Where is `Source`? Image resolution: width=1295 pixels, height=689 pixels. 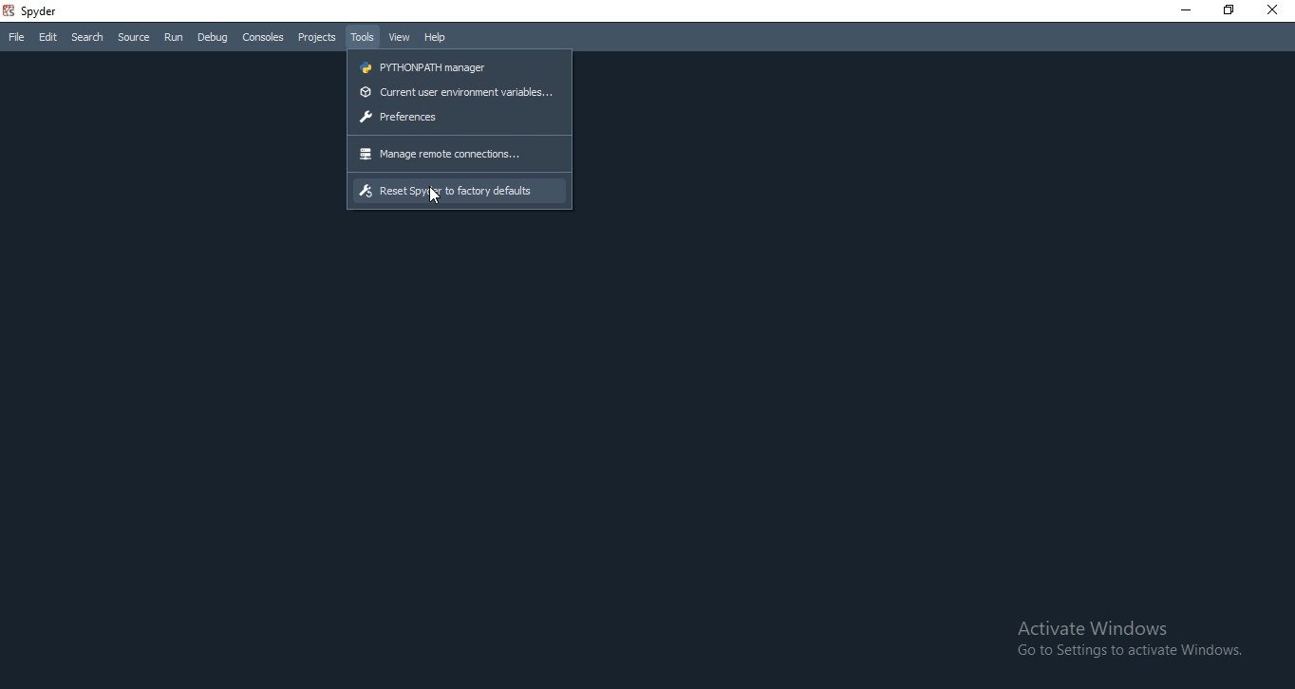
Source is located at coordinates (135, 36).